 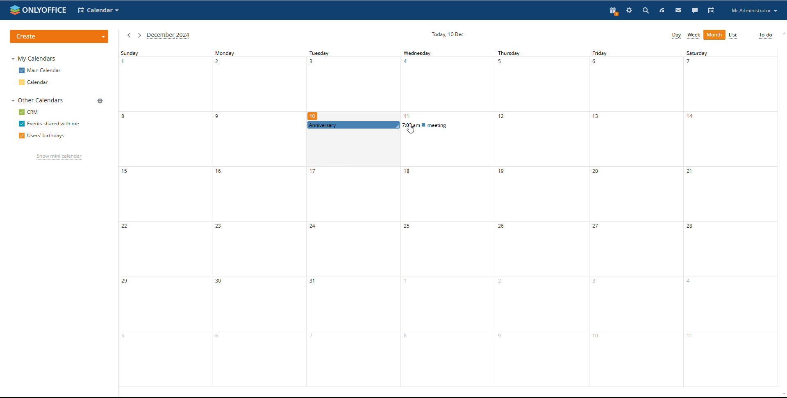 I want to click on scroll down, so click(x=782, y=395).